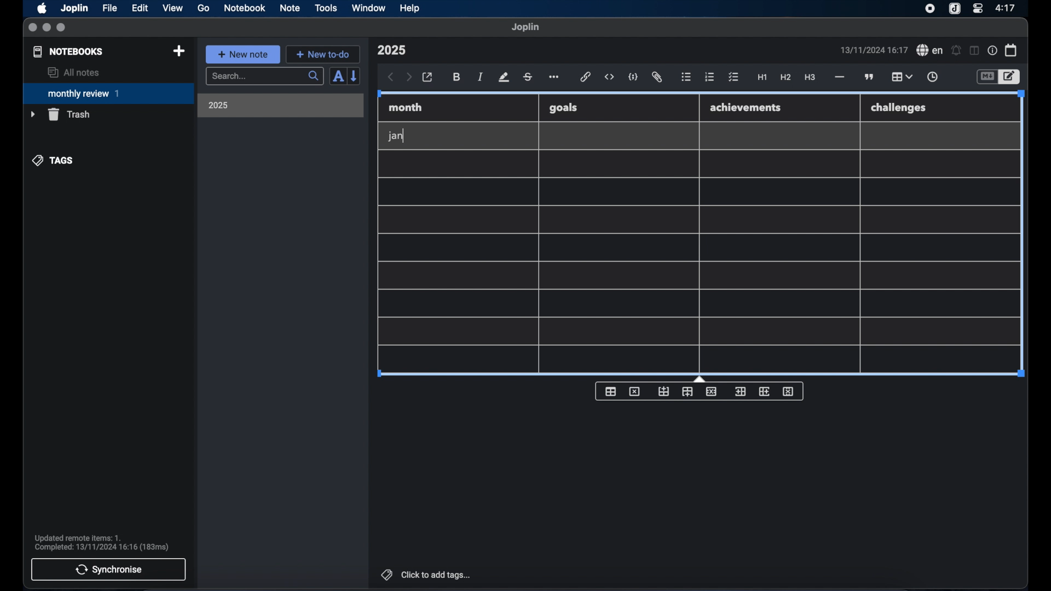 The height and width of the screenshot is (591, 1051). I want to click on apple icon, so click(41, 8).